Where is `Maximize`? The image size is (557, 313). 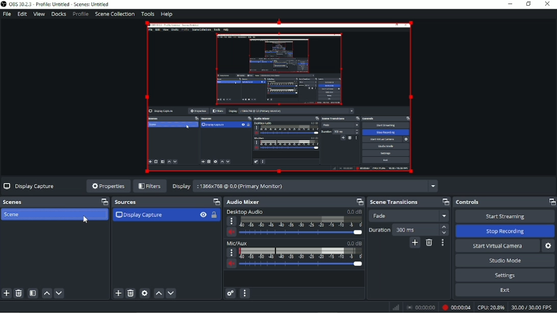
Maximize is located at coordinates (446, 201).